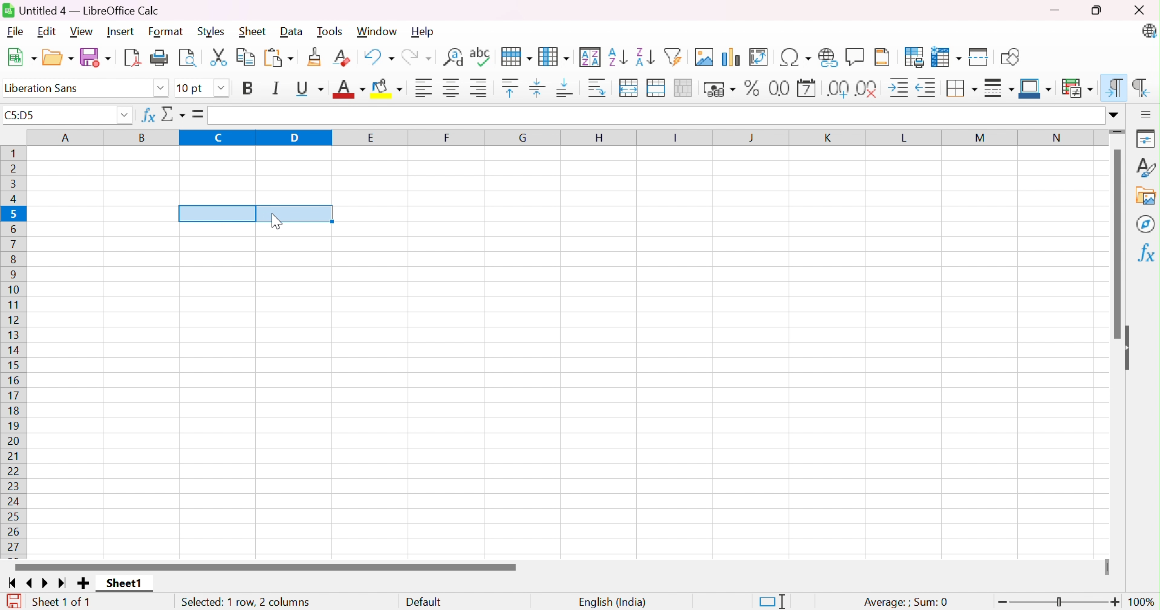 This screenshot has width=1160, height=610. I want to click on Clear Direct Formatting, so click(344, 57).